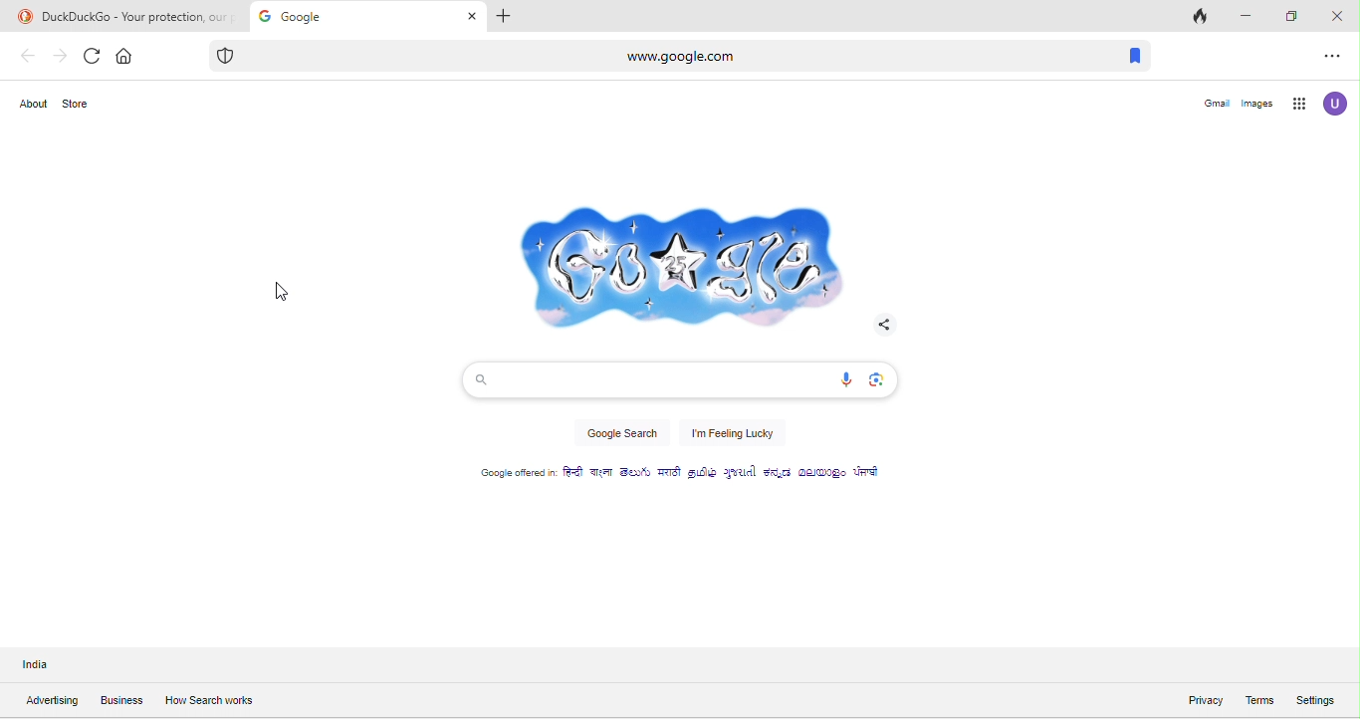 This screenshot has width=1360, height=719. What do you see at coordinates (1243, 16) in the screenshot?
I see `minimize` at bounding box center [1243, 16].